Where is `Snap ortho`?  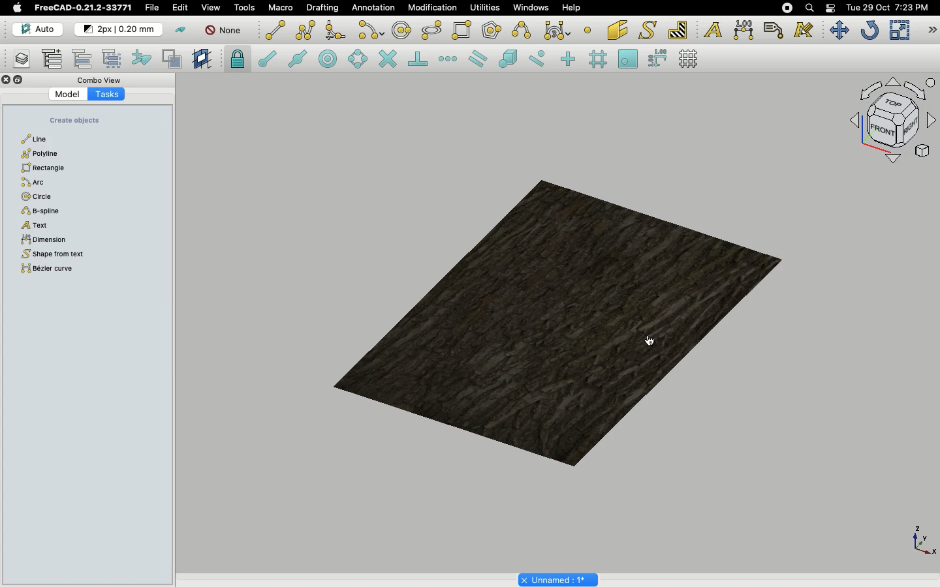 Snap ortho is located at coordinates (564, 59).